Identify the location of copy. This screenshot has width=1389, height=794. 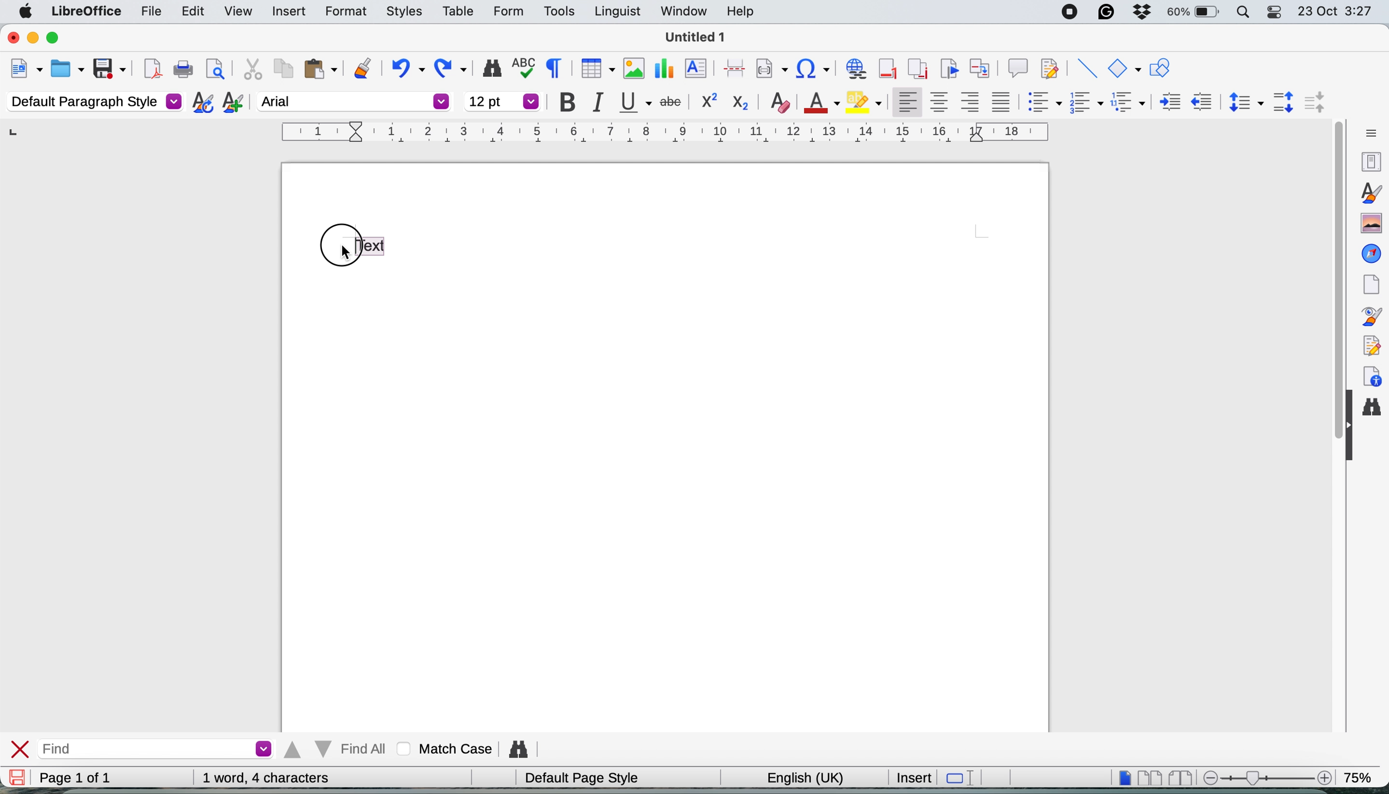
(282, 70).